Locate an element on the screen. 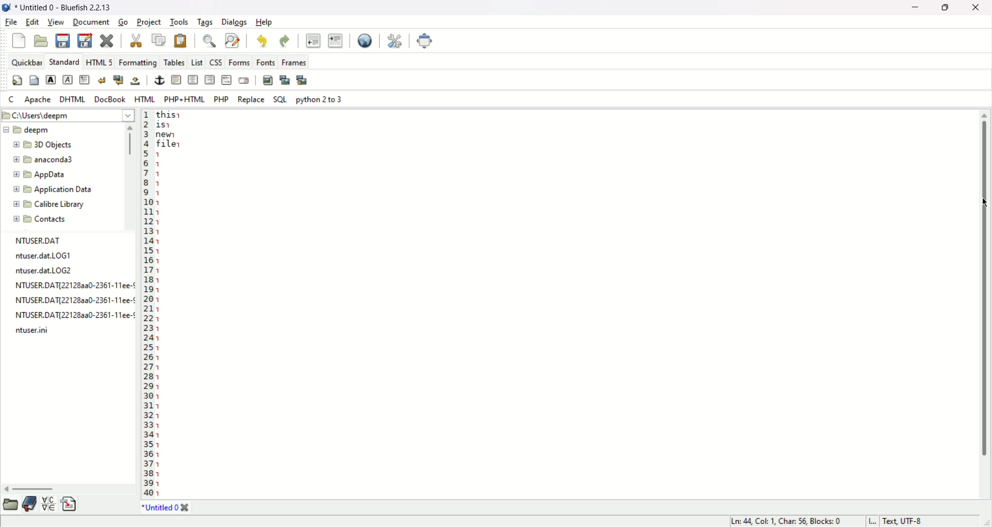 The image size is (992, 527). anchor is located at coordinates (159, 80).